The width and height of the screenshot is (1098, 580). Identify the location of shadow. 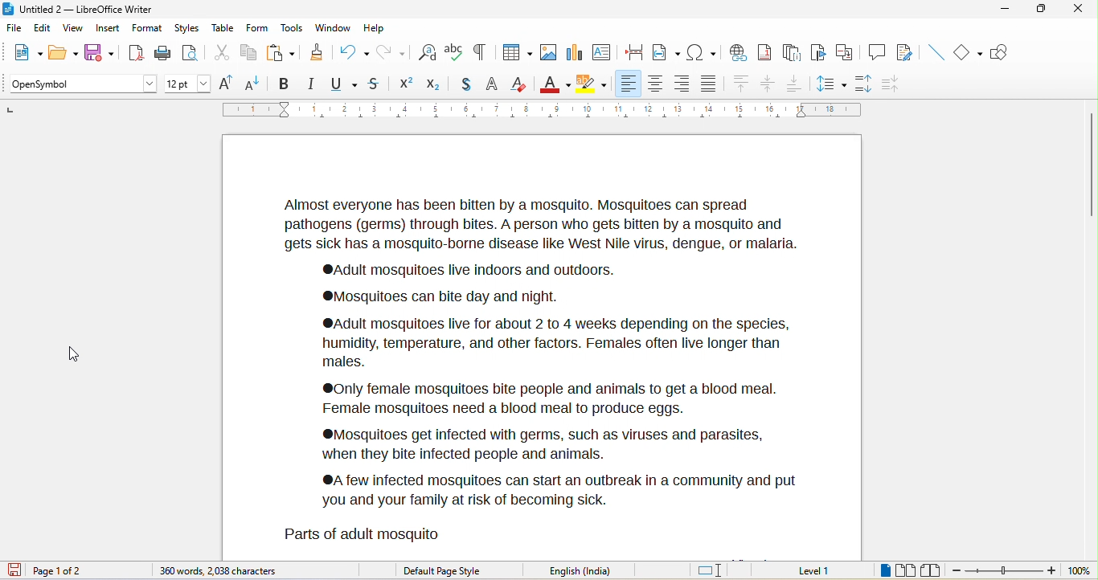
(463, 84).